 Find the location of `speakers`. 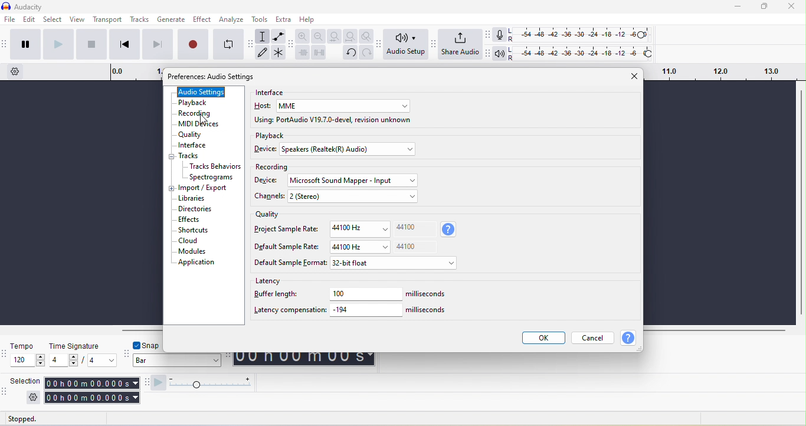

speakers is located at coordinates (353, 148).